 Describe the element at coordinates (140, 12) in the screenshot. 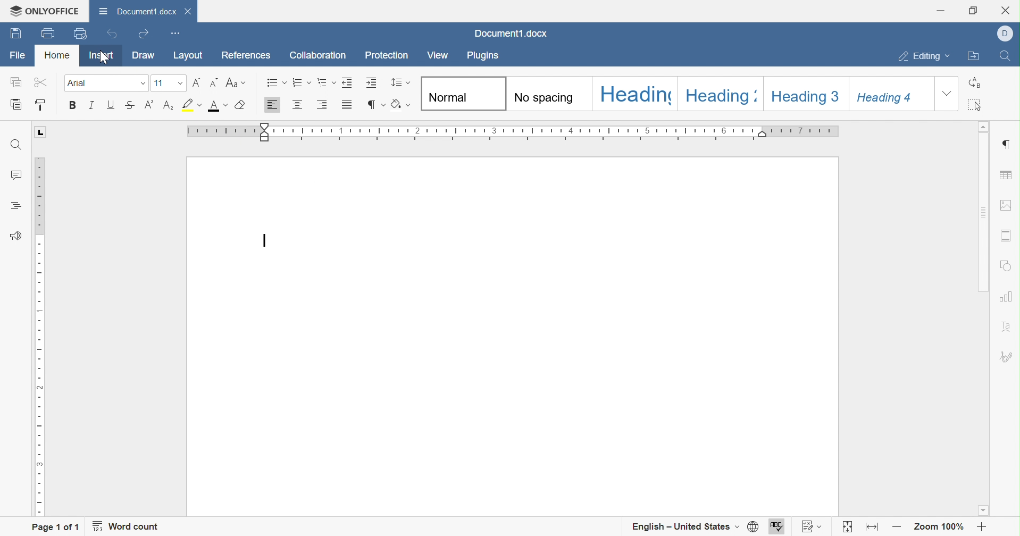

I see `Document1.docx` at that location.